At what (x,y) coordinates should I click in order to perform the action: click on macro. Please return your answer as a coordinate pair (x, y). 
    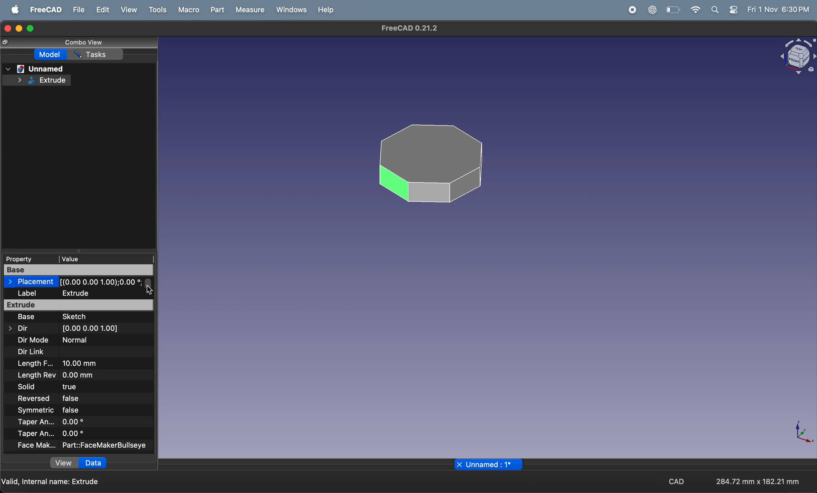
    Looking at the image, I should click on (187, 10).